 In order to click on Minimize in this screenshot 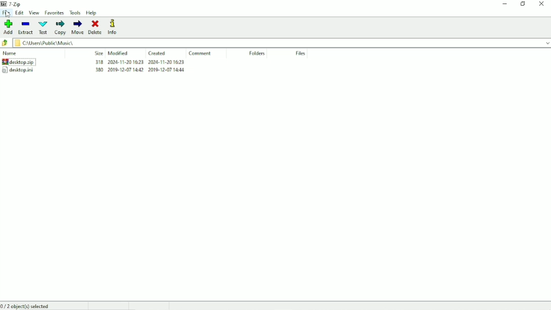, I will do `click(505, 4)`.